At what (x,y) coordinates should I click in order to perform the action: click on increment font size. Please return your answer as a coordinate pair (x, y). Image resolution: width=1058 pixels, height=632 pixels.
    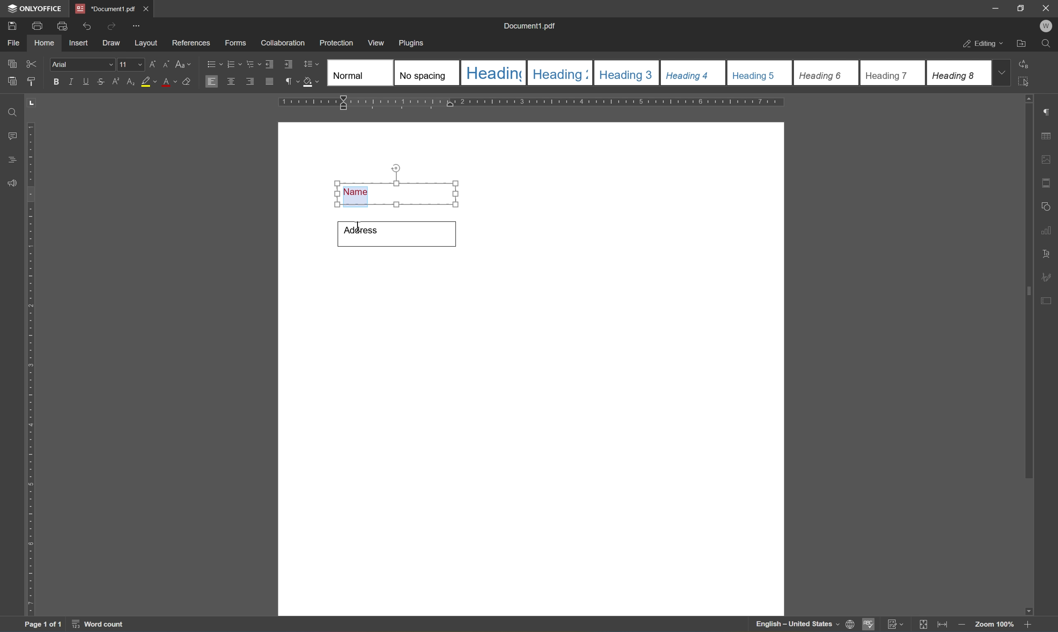
    Looking at the image, I should click on (153, 63).